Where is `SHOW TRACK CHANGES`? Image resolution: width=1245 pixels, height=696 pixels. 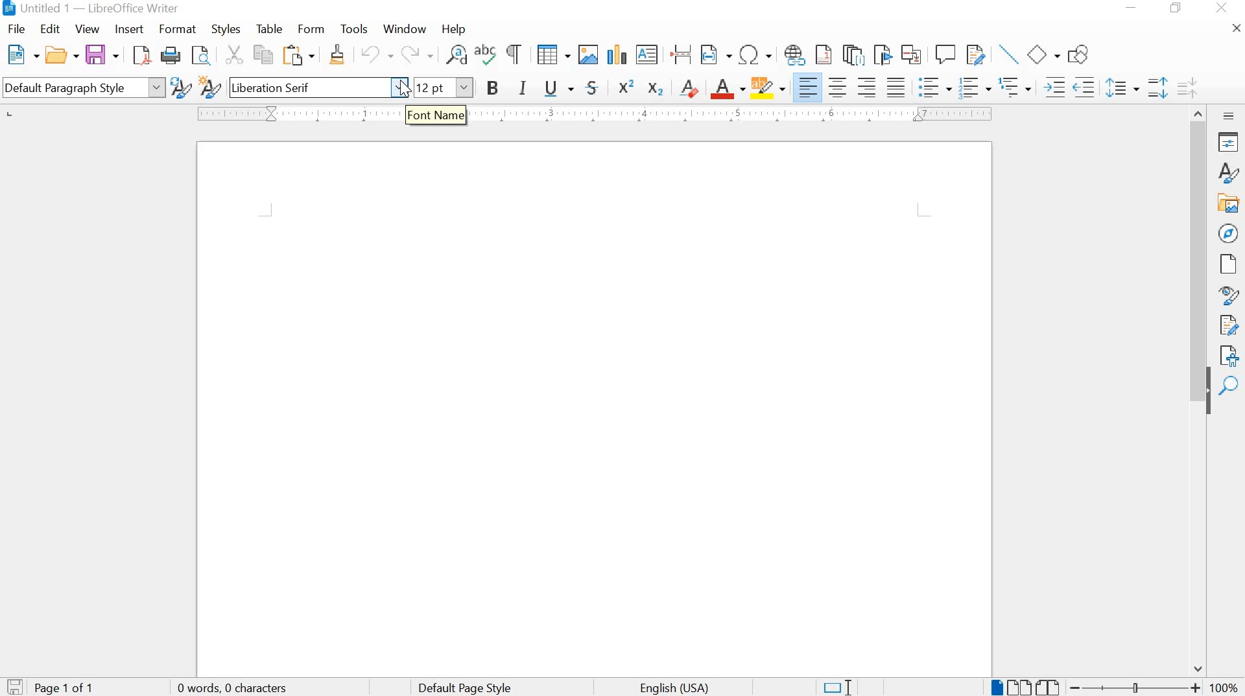
SHOW TRACK CHANGES is located at coordinates (977, 55).